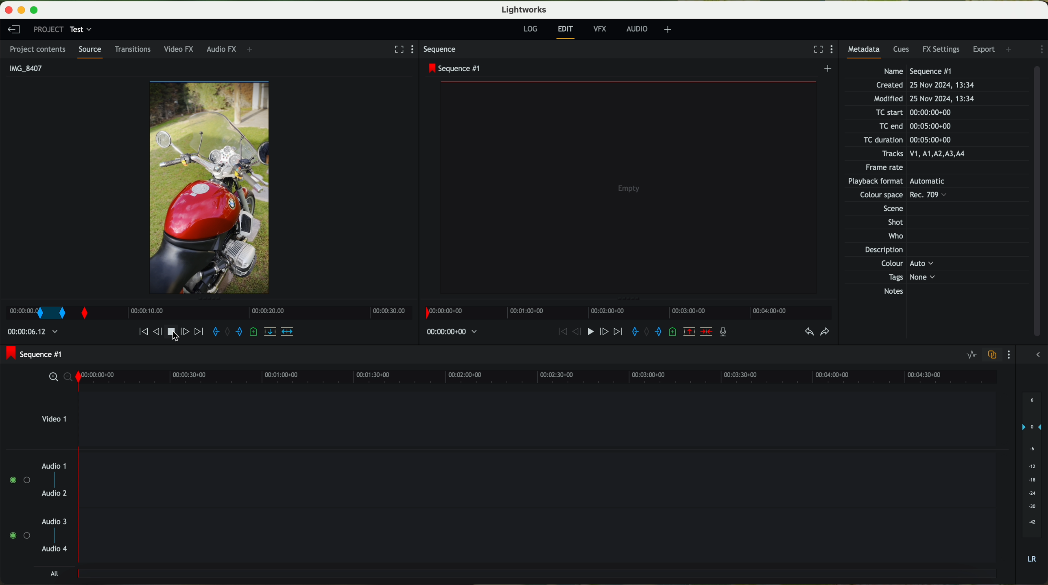  Describe the element at coordinates (531, 30) in the screenshot. I see `log` at that location.